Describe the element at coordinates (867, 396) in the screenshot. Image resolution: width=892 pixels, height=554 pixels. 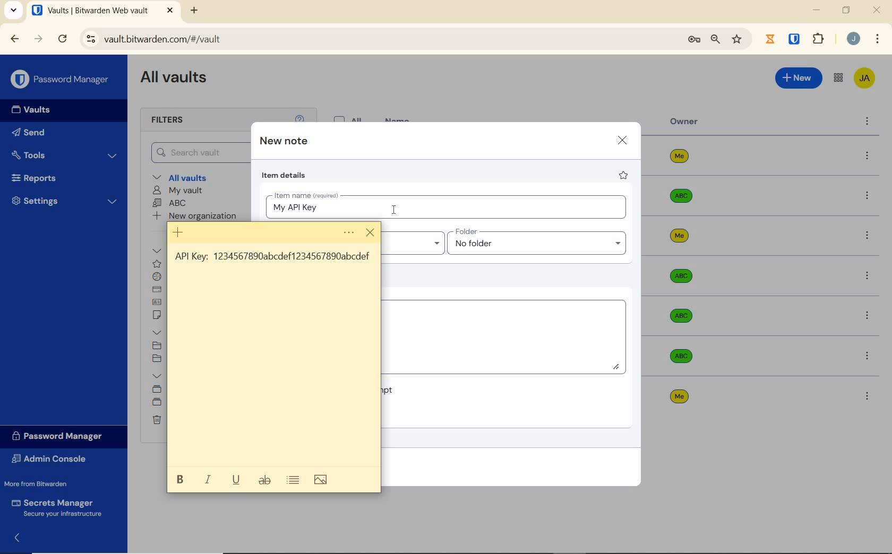
I see `more options` at that location.